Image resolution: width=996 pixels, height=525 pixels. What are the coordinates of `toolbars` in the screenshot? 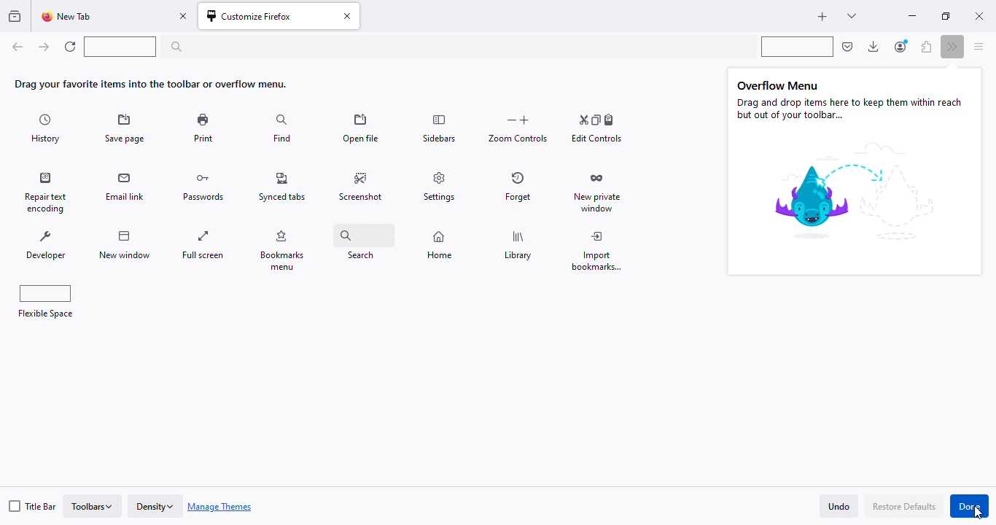 It's located at (92, 506).